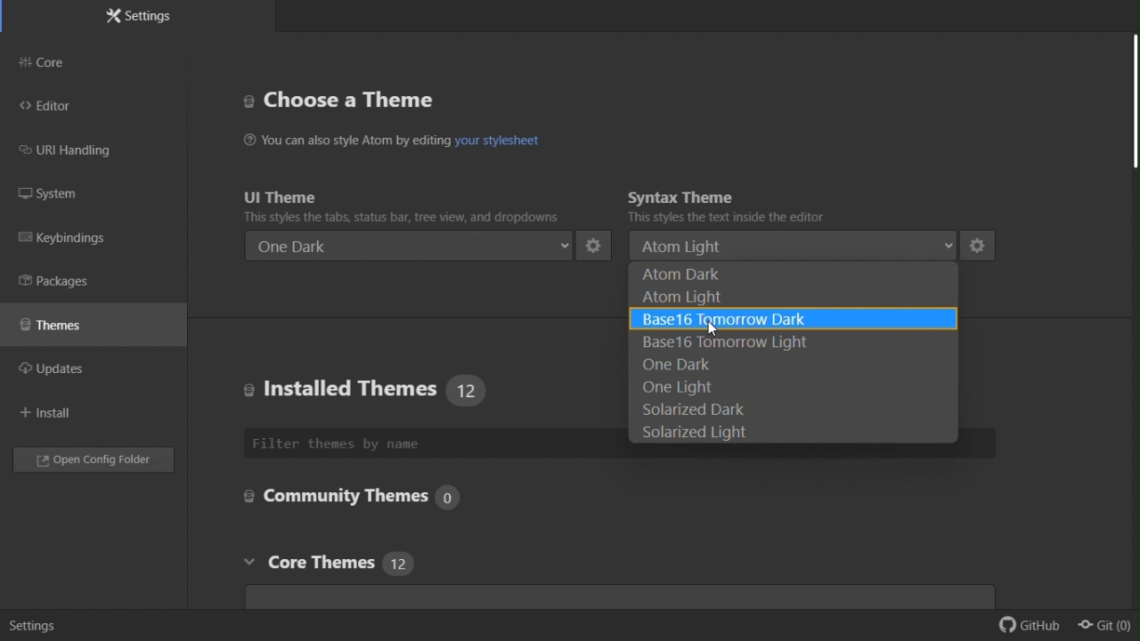 This screenshot has width=1140, height=641. Describe the element at coordinates (792, 431) in the screenshot. I see `solarized light` at that location.